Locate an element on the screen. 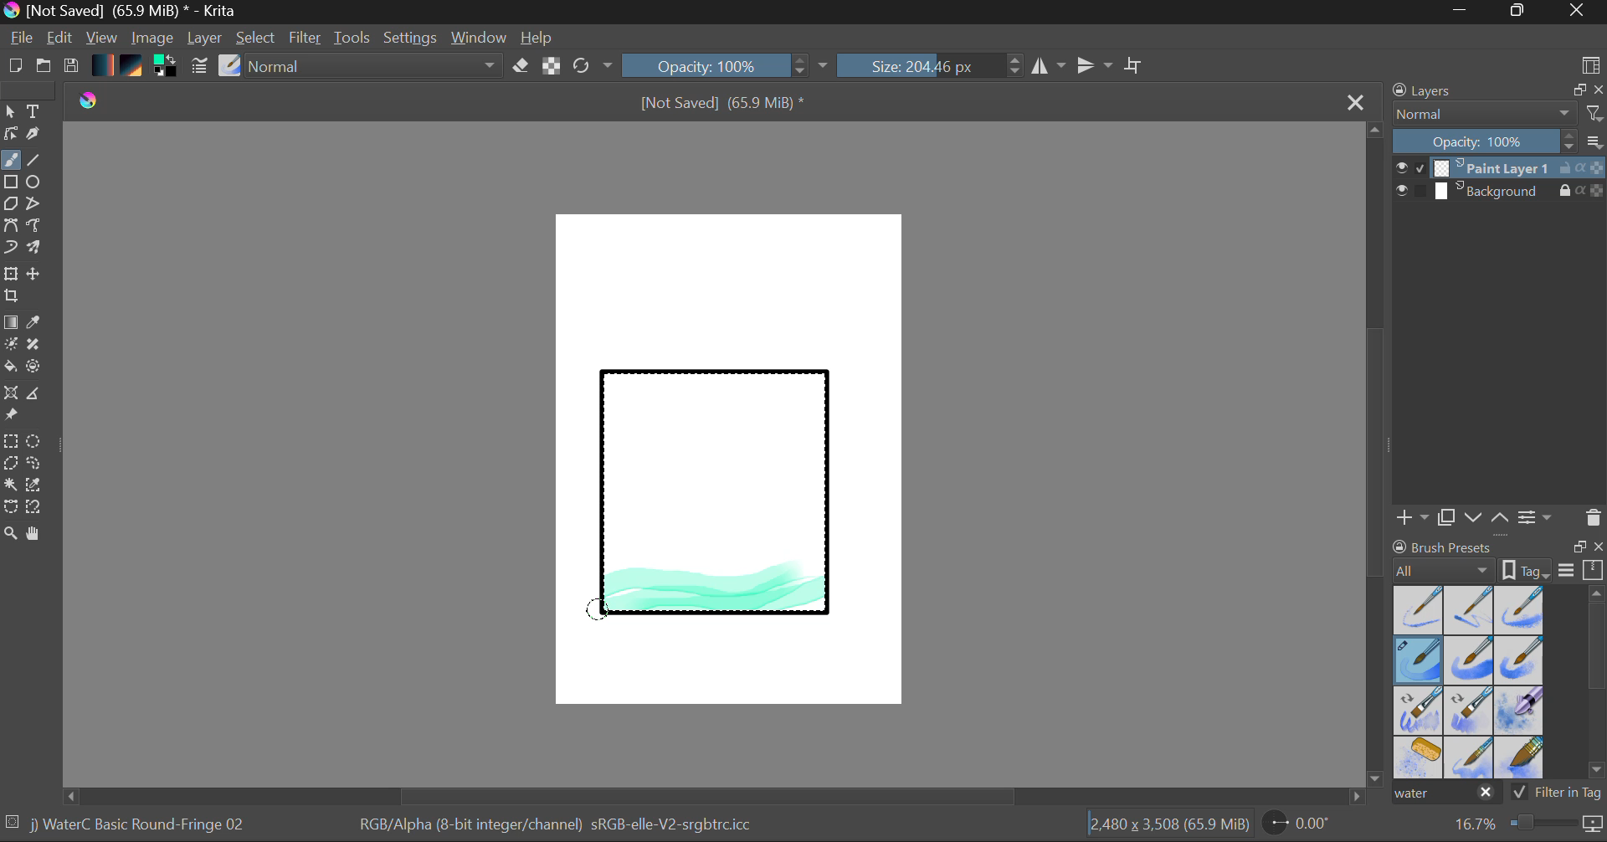  Edit is located at coordinates (60, 39).